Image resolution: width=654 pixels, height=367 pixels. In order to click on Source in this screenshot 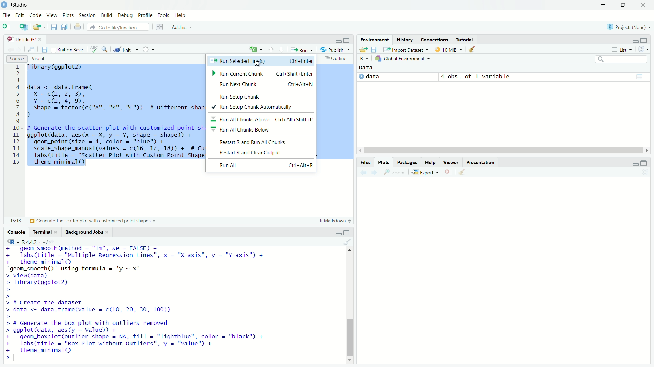, I will do `click(16, 59)`.